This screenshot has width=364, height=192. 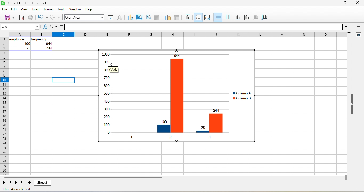 What do you see at coordinates (169, 96) in the screenshot?
I see `chart` at bounding box center [169, 96].